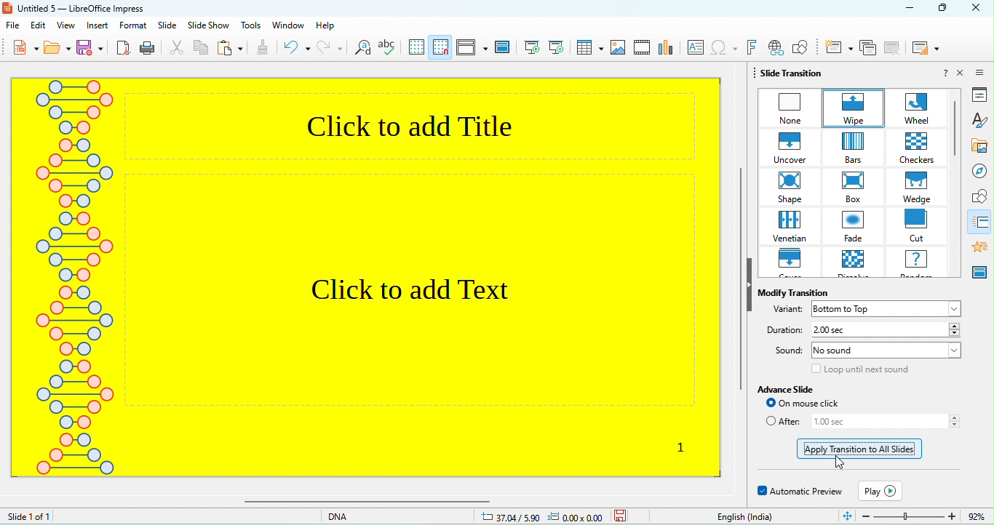 This screenshot has width=994, height=525. I want to click on slide transitionn, so click(980, 220).